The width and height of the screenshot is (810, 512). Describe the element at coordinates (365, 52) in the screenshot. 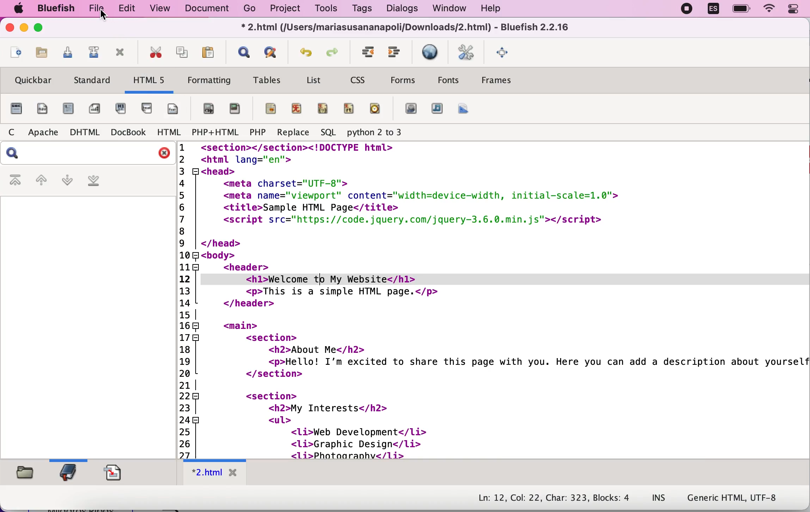

I see `indent` at that location.